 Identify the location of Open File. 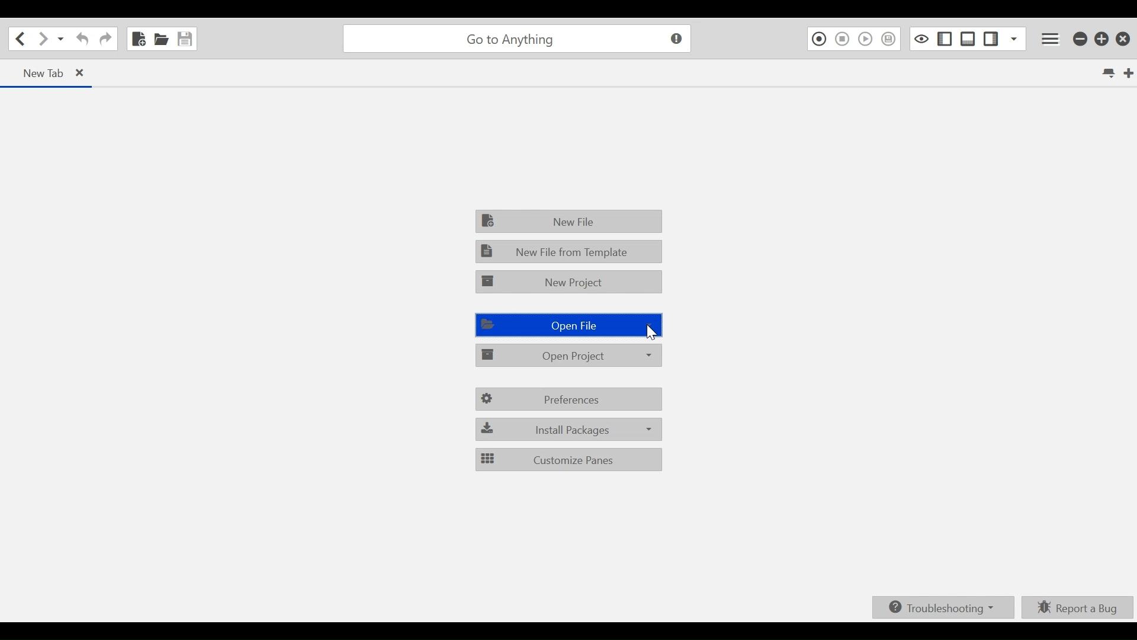
(160, 39).